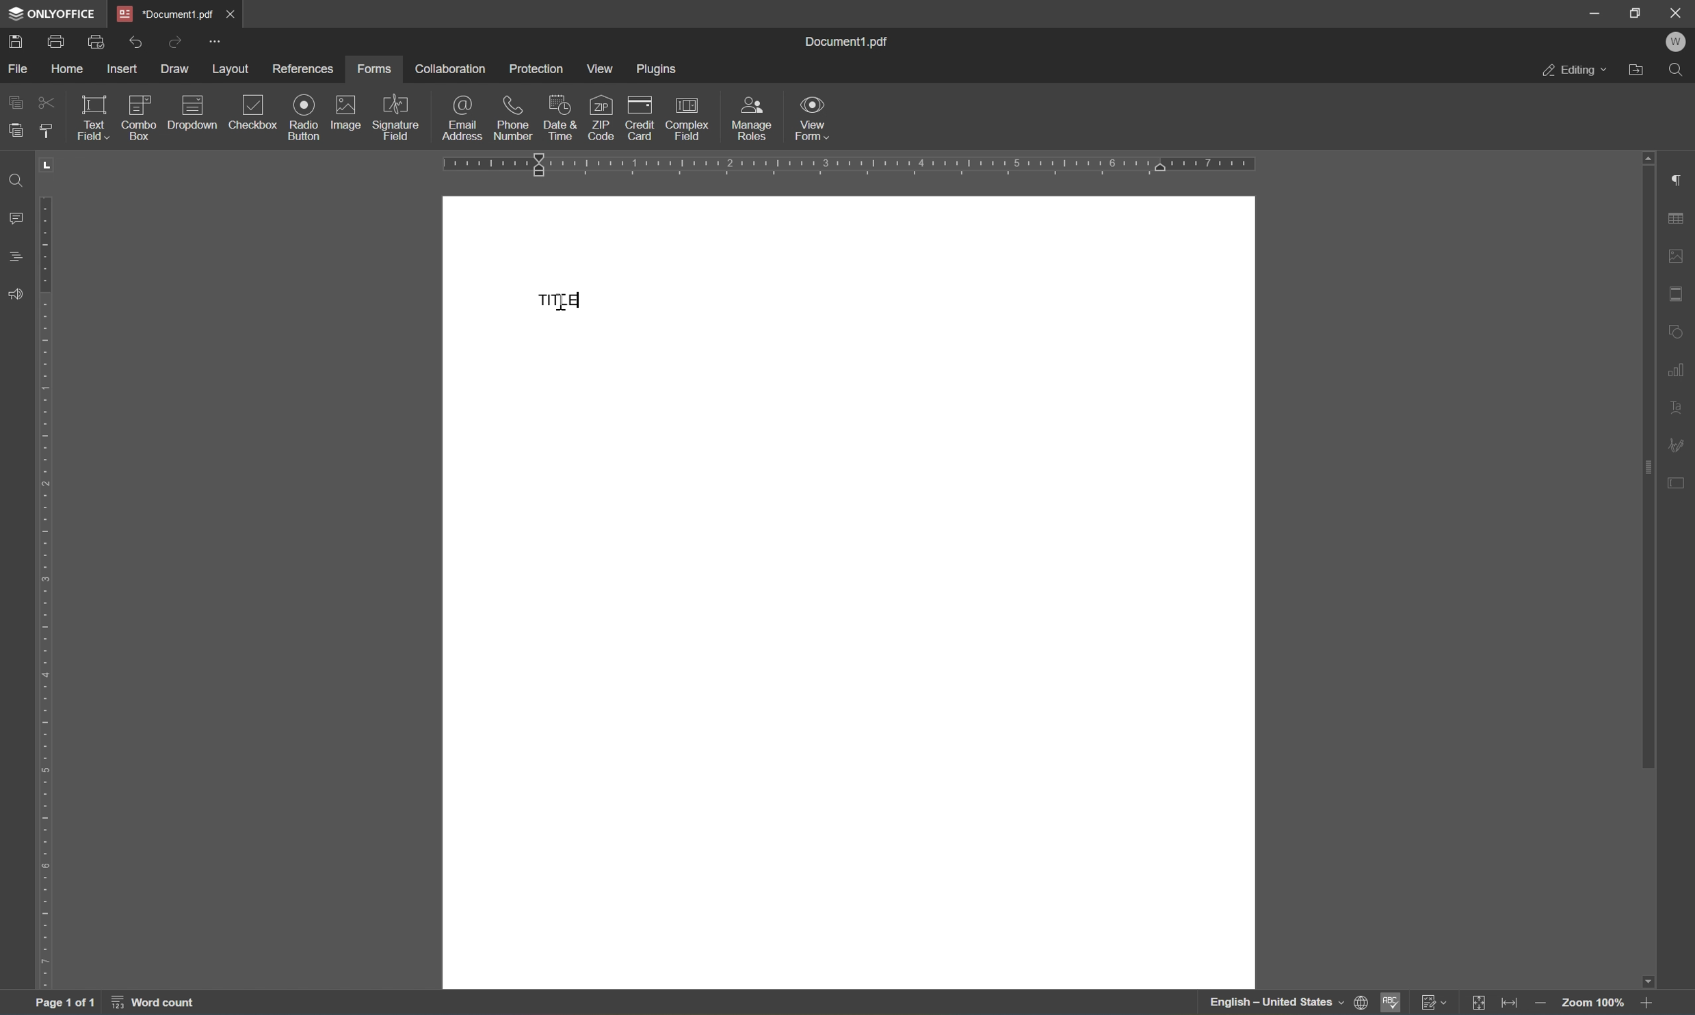  What do you see at coordinates (16, 295) in the screenshot?
I see `feedback & support` at bounding box center [16, 295].